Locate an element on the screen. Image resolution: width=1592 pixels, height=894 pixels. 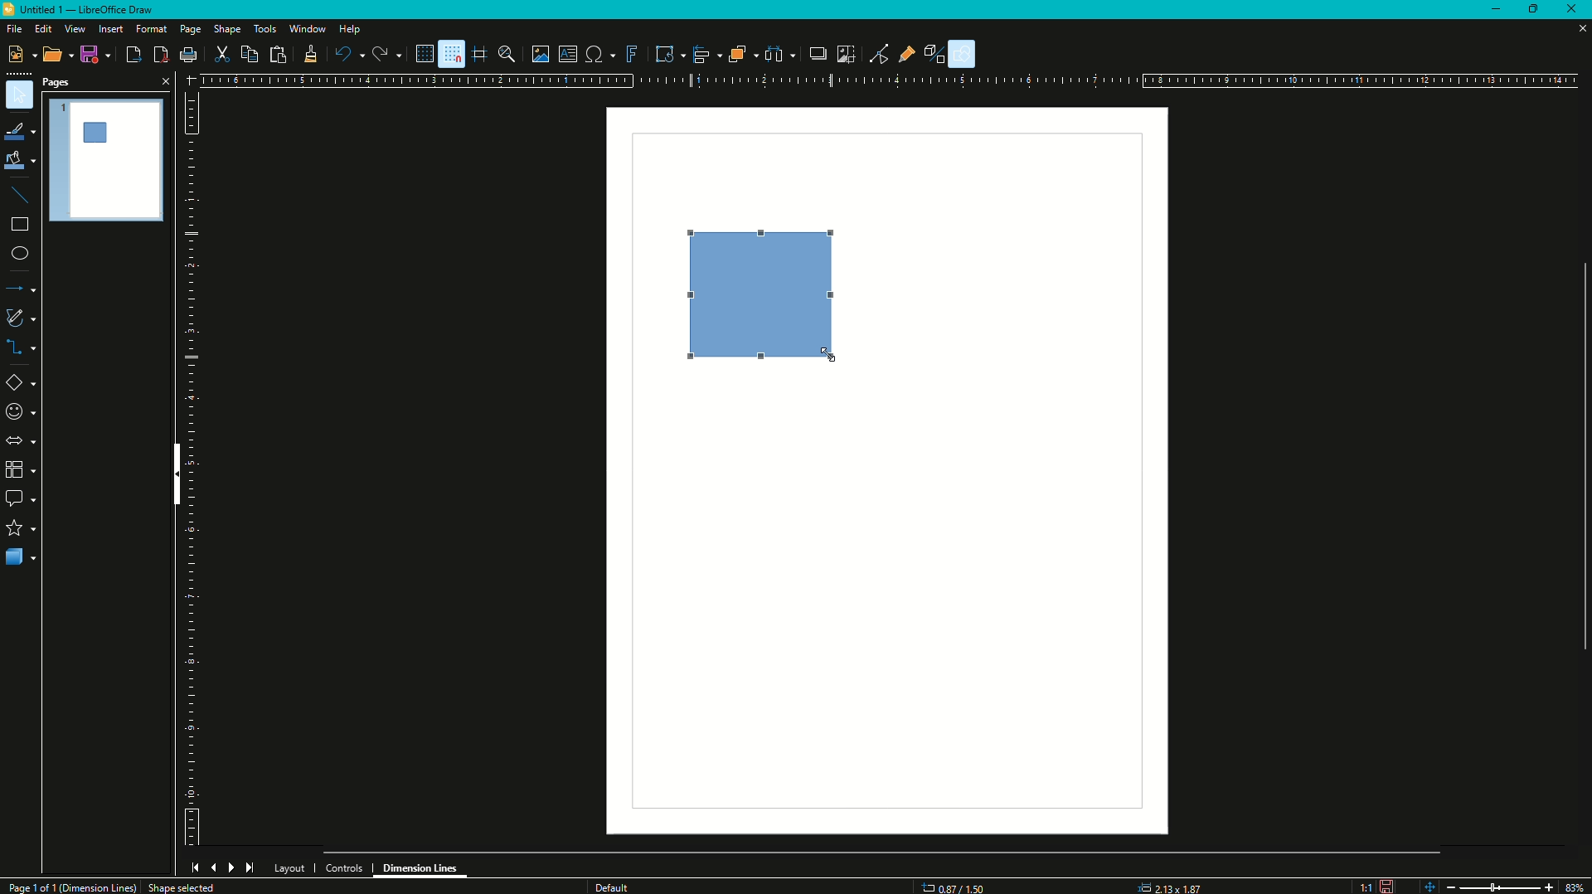
Arrange is located at coordinates (741, 54).